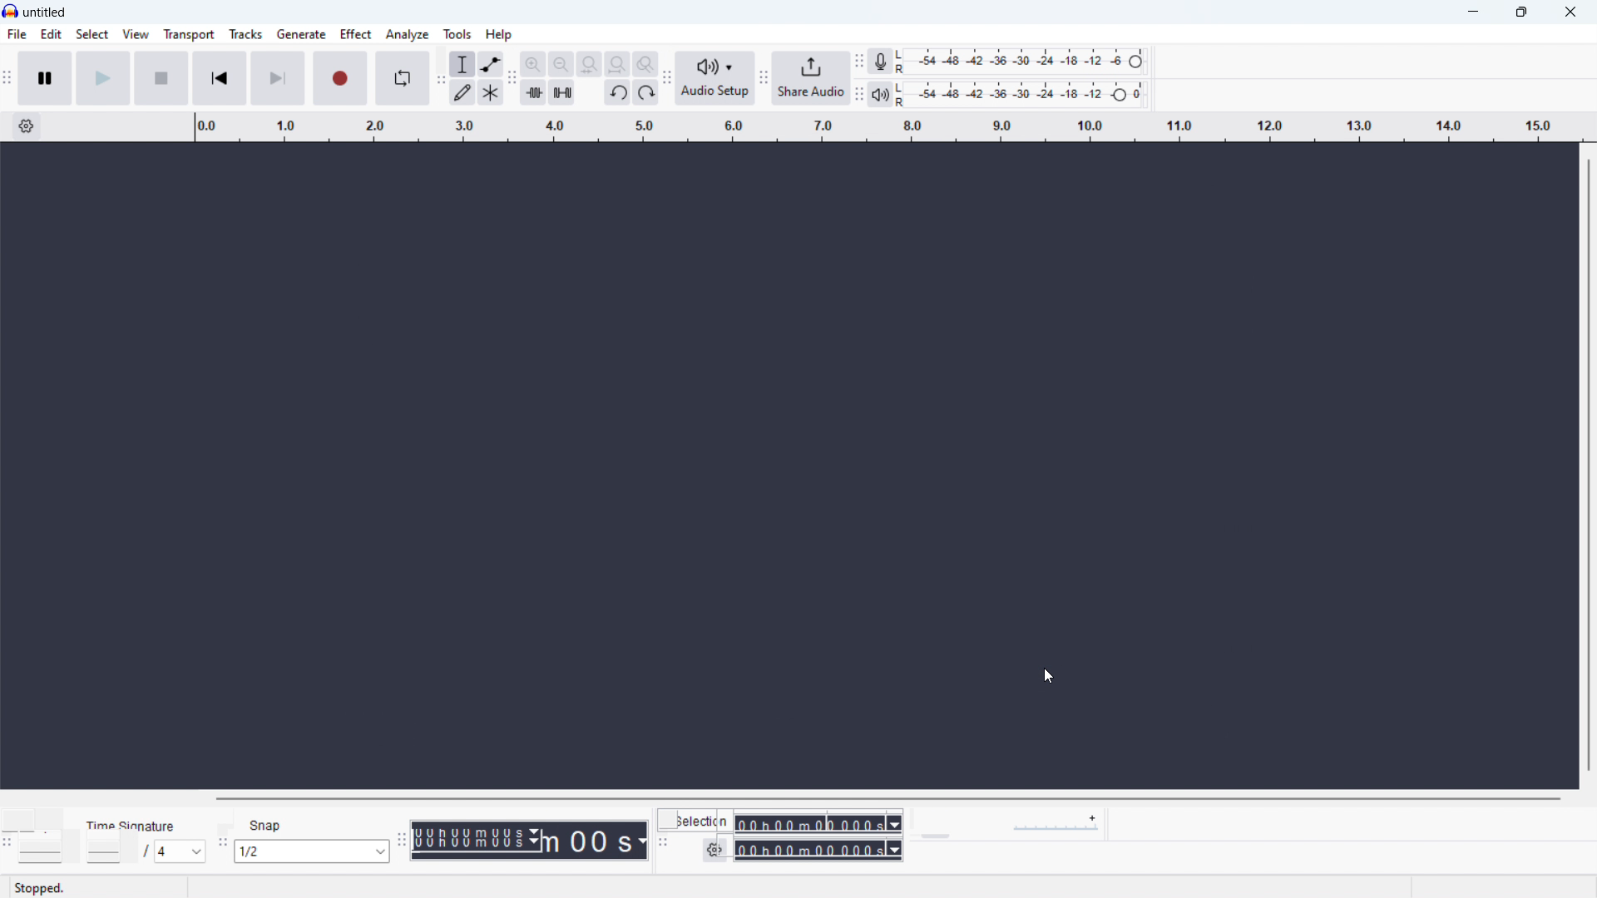 This screenshot has height=898, width=1597. I want to click on tools toolbar, so click(439, 80).